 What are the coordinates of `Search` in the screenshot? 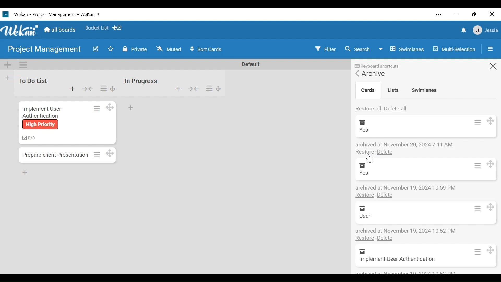 It's located at (357, 49).